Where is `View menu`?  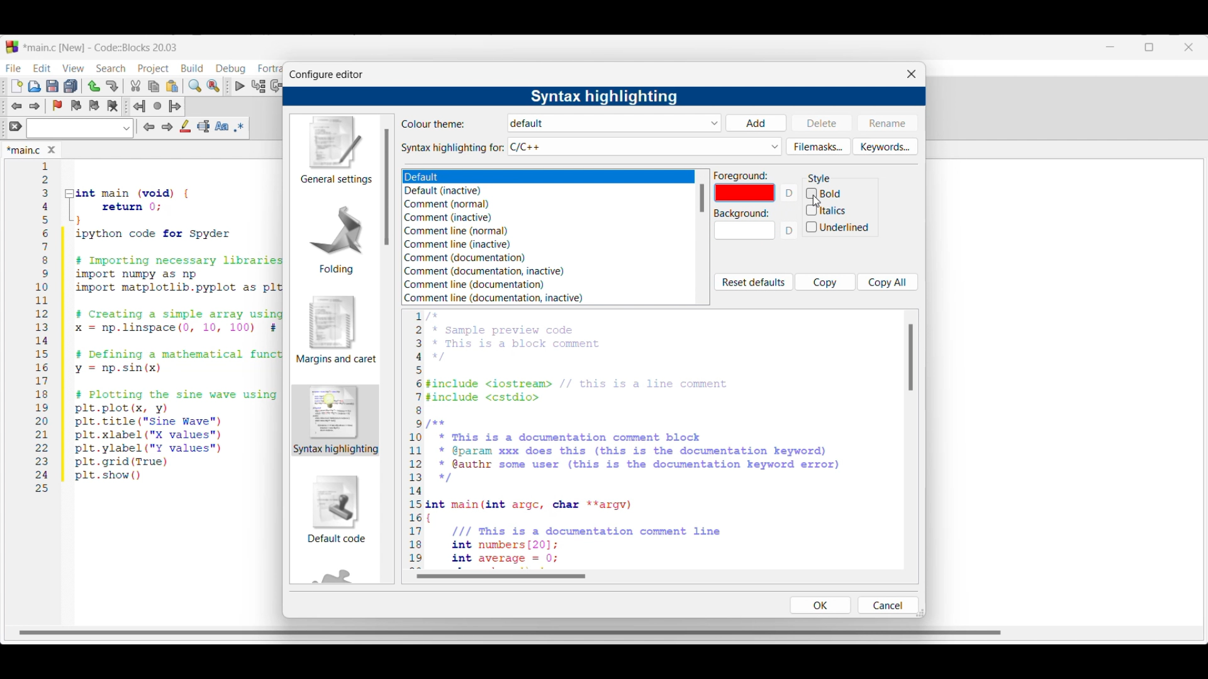 View menu is located at coordinates (73, 69).